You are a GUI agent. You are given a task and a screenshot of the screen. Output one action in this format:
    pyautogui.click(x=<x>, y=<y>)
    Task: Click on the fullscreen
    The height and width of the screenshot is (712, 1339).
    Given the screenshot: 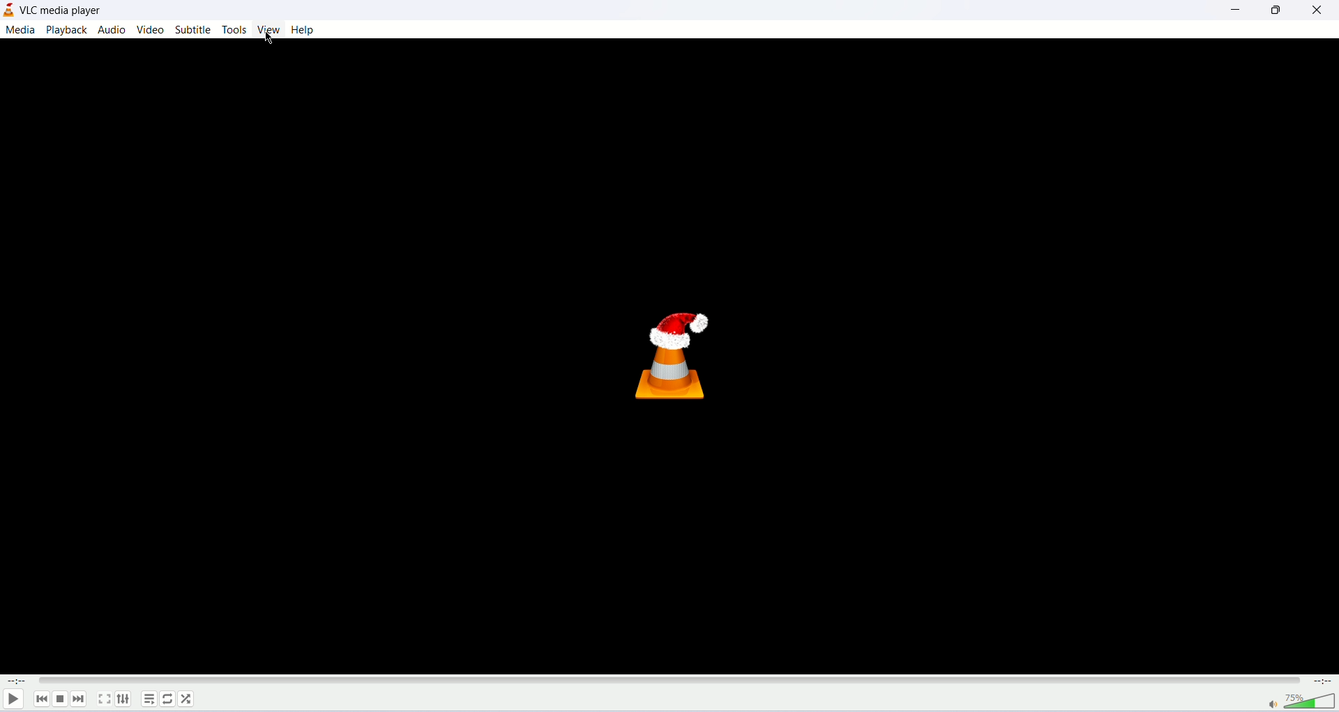 What is the action you would take?
    pyautogui.click(x=106, y=699)
    